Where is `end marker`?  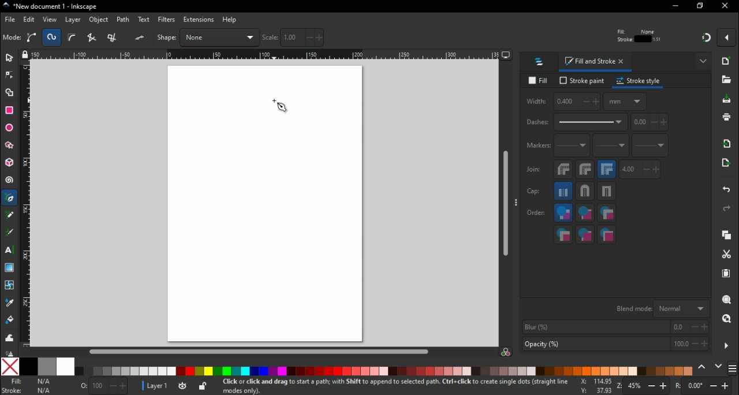
end marker is located at coordinates (651, 147).